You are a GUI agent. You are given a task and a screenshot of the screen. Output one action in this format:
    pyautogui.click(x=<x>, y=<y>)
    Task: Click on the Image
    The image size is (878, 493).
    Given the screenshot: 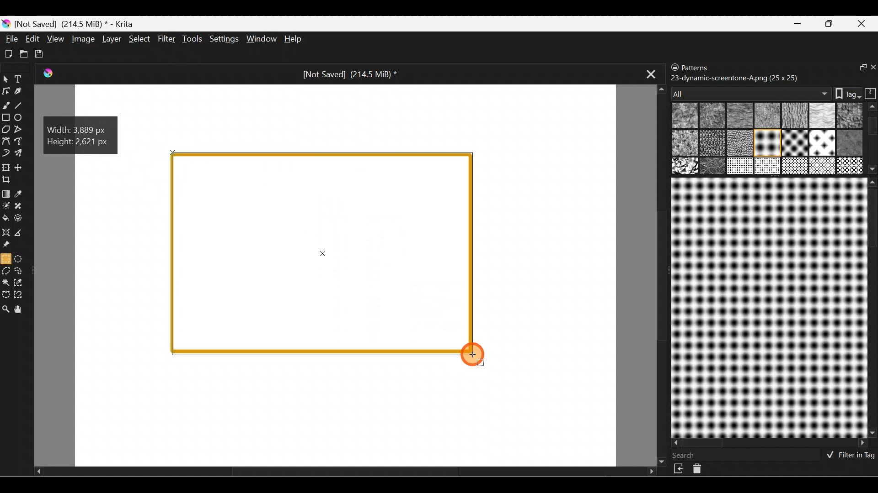 What is the action you would take?
    pyautogui.click(x=82, y=39)
    